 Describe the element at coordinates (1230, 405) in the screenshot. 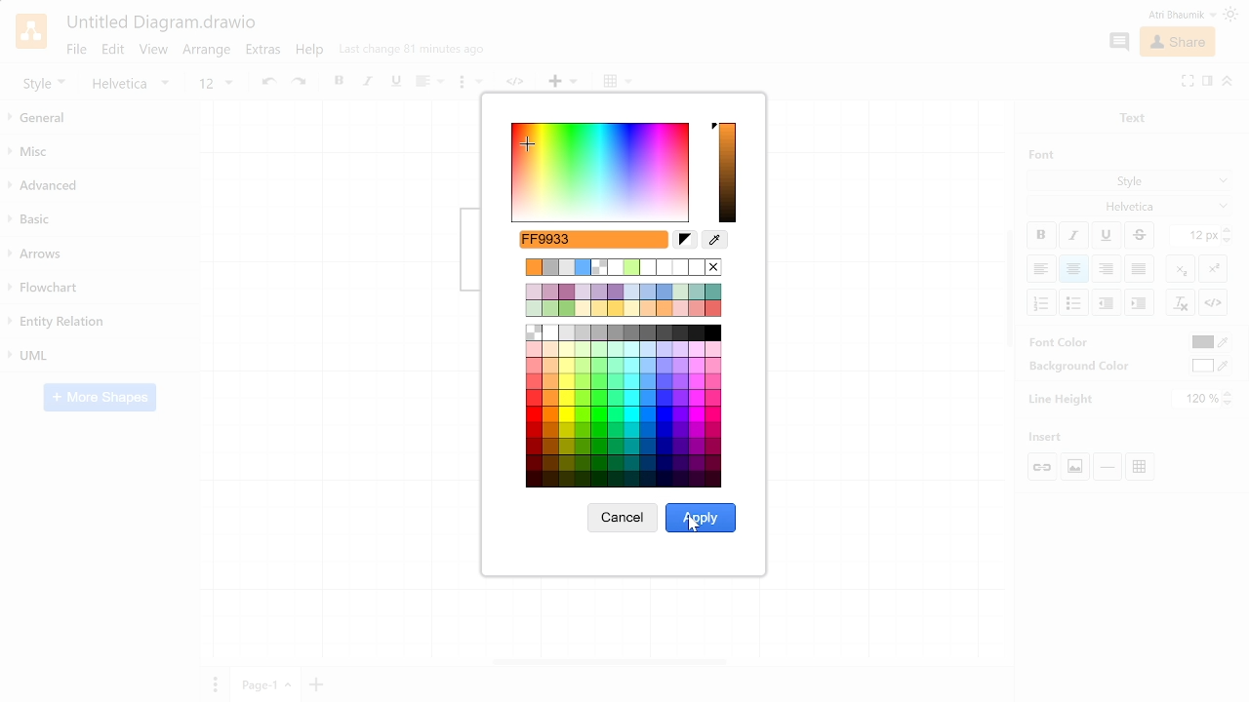

I see `Decrease line height` at that location.